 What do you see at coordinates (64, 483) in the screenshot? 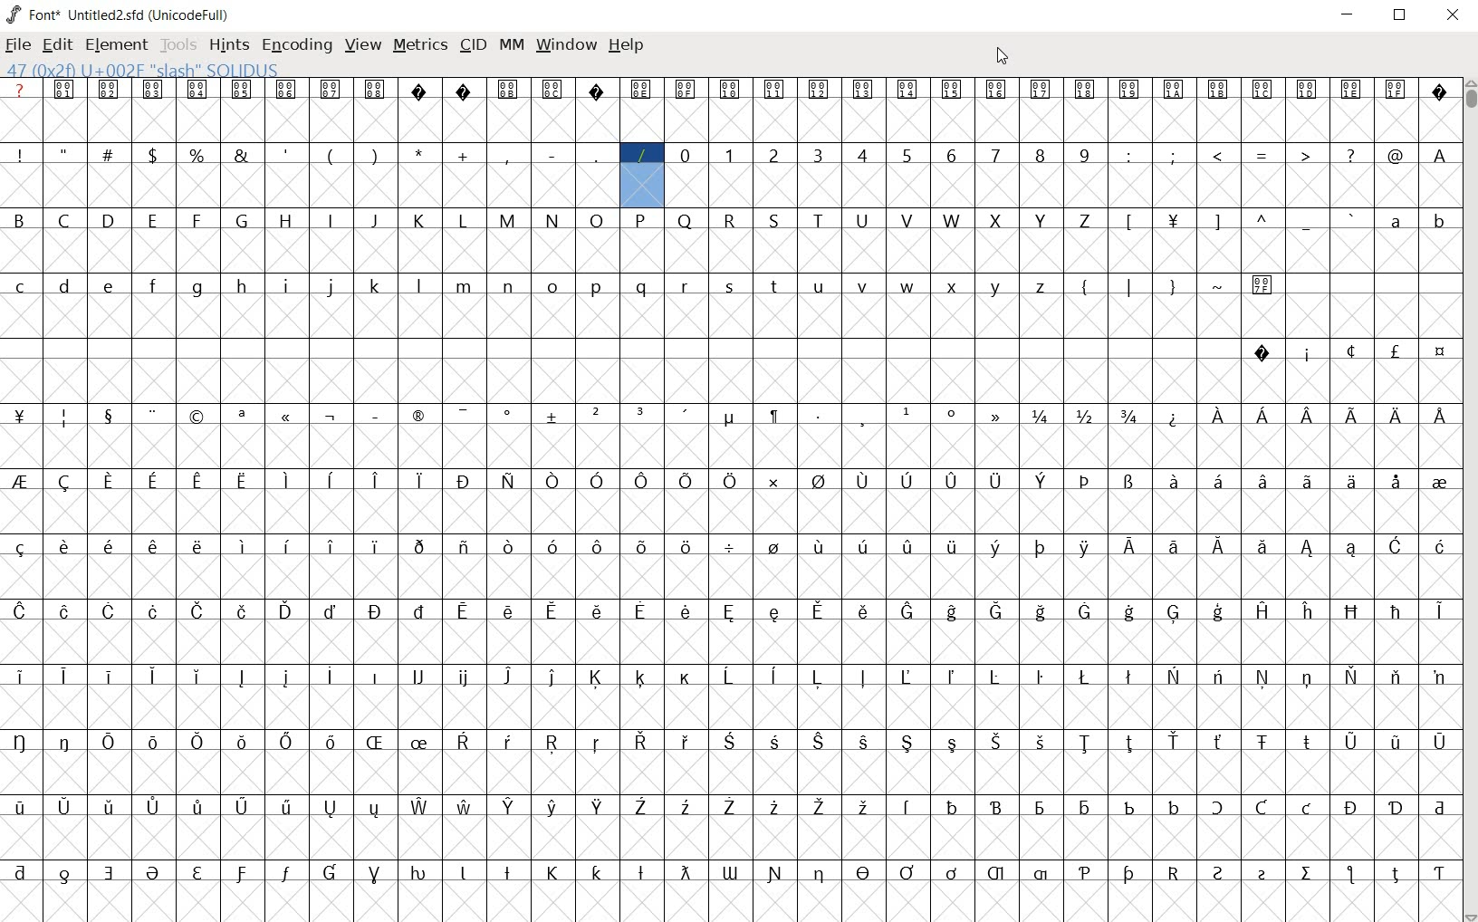
I see `glyph` at bounding box center [64, 483].